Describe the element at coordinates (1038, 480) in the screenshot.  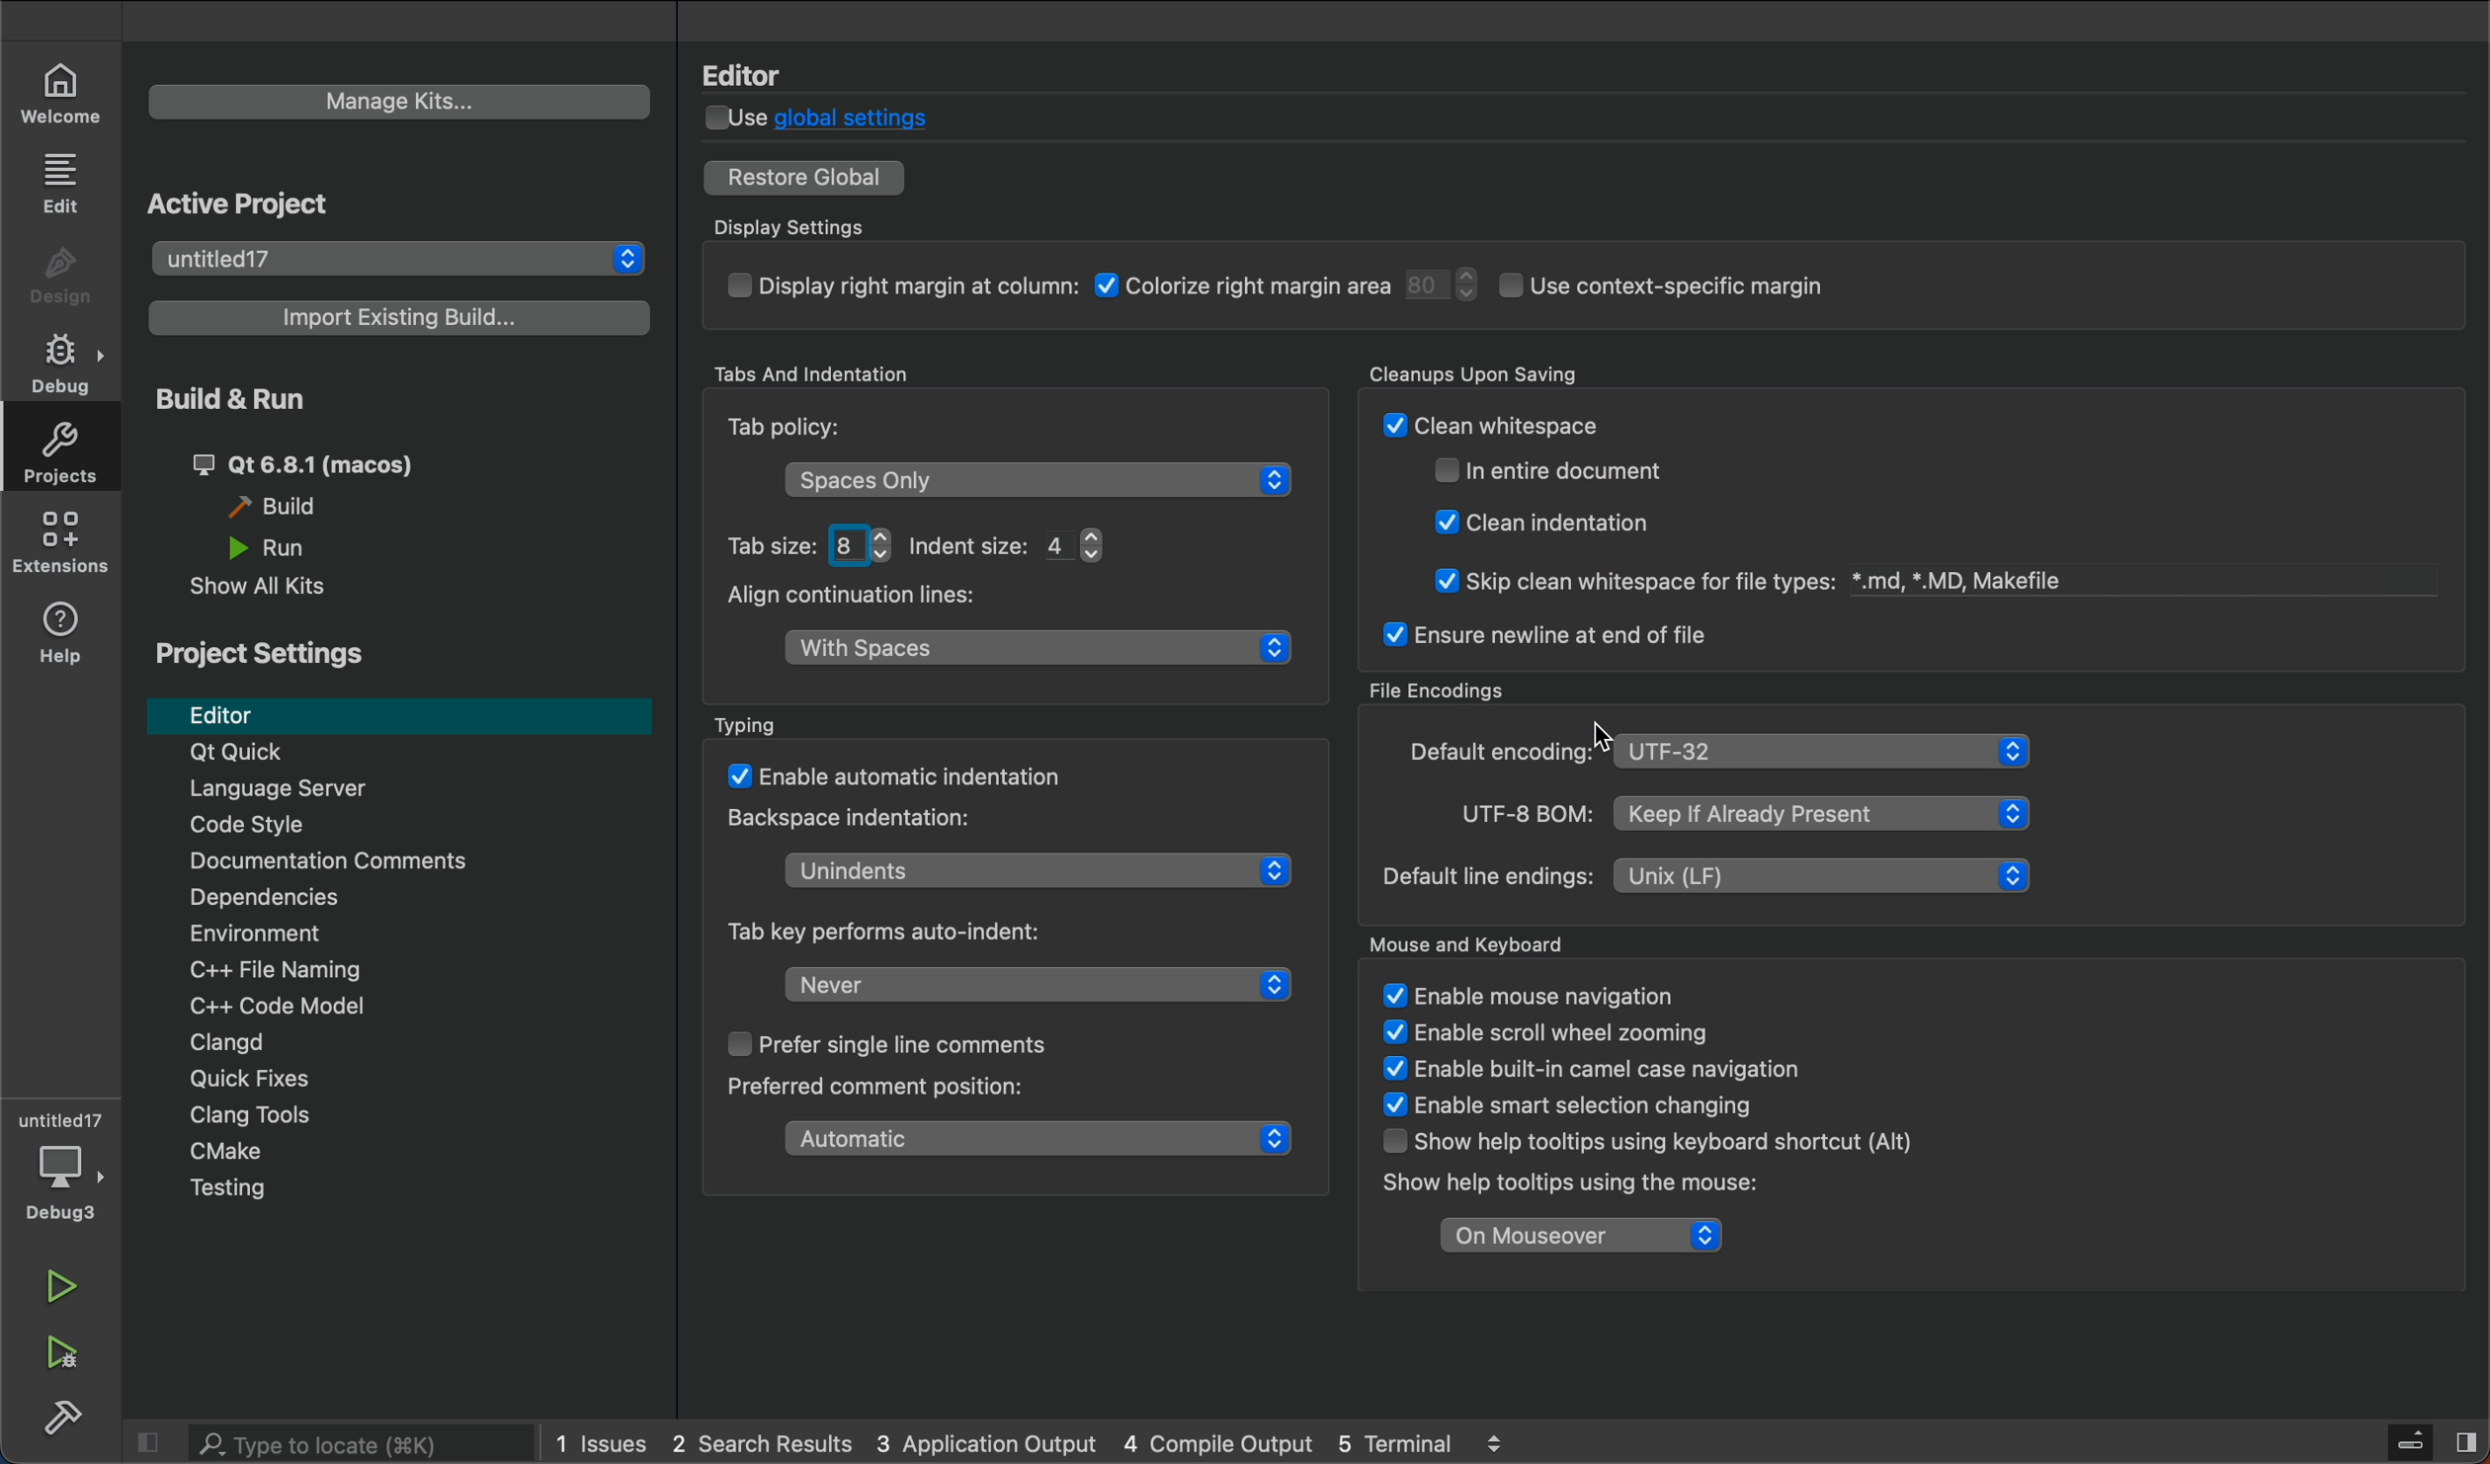
I see `space only` at that location.